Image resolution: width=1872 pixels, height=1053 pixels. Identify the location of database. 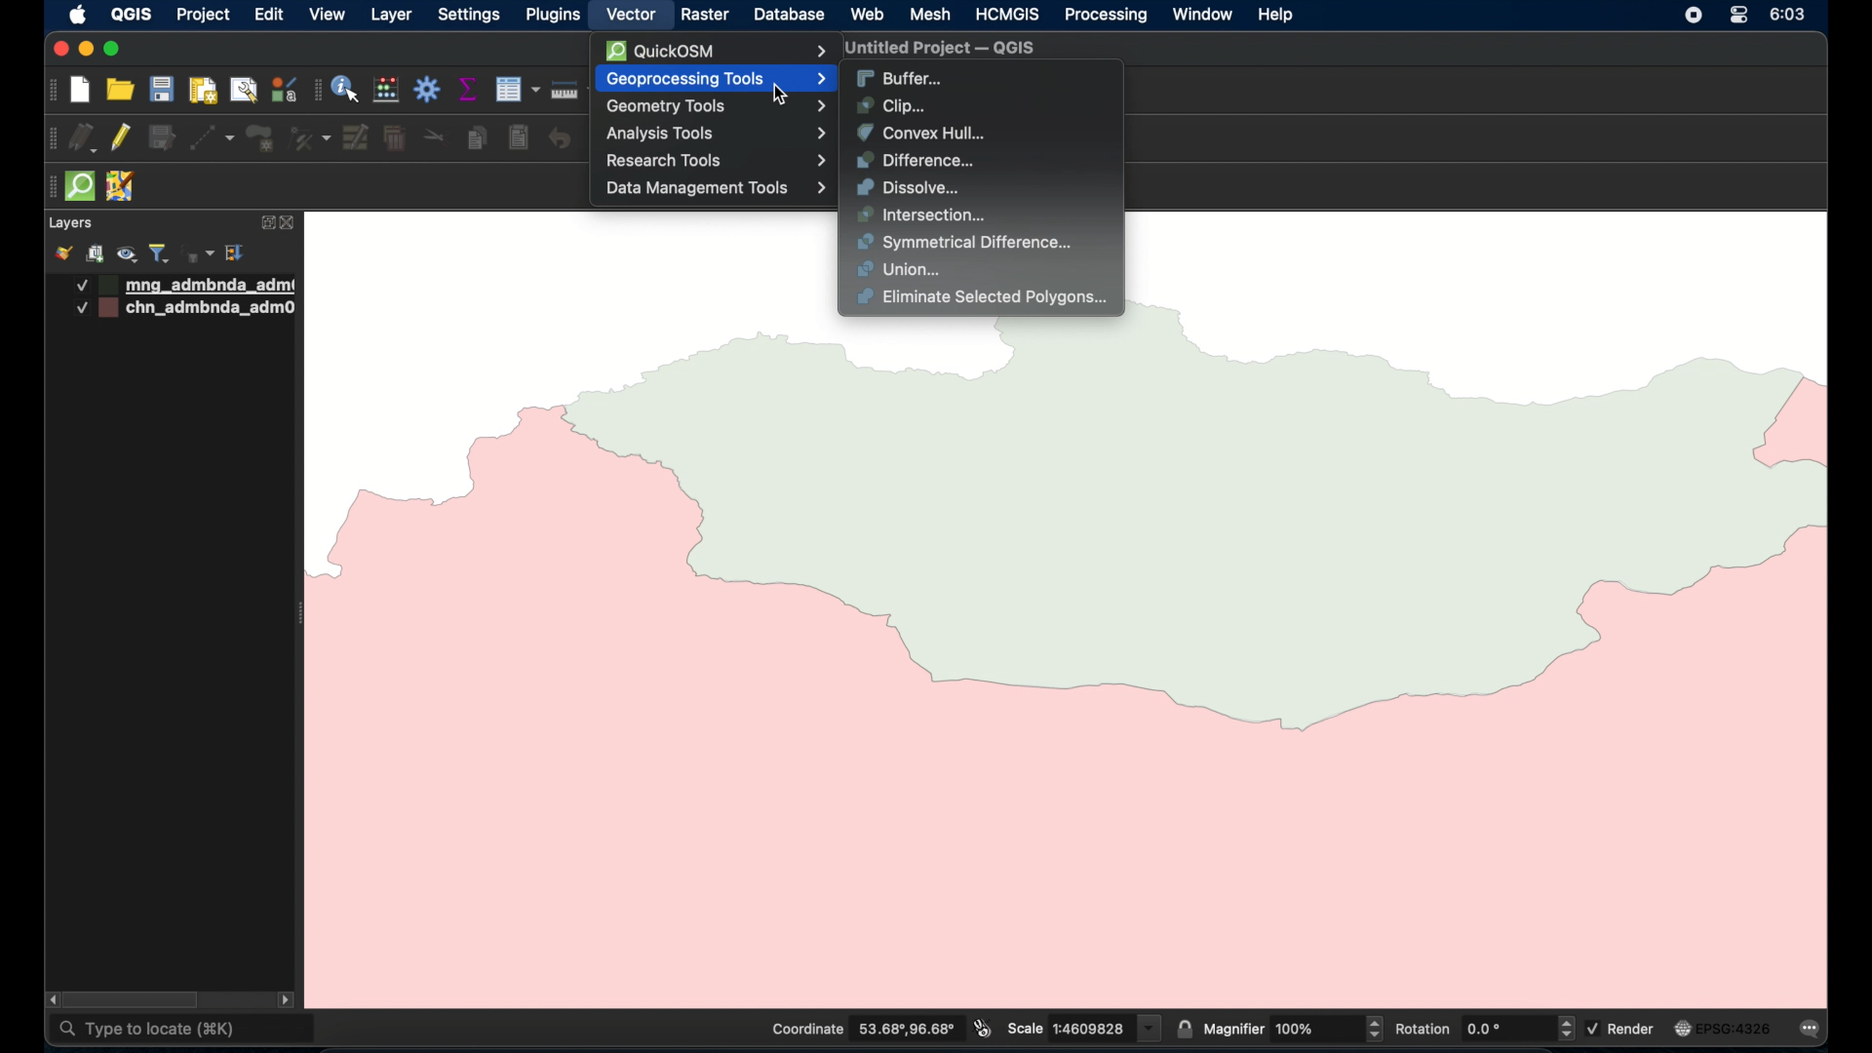
(787, 17).